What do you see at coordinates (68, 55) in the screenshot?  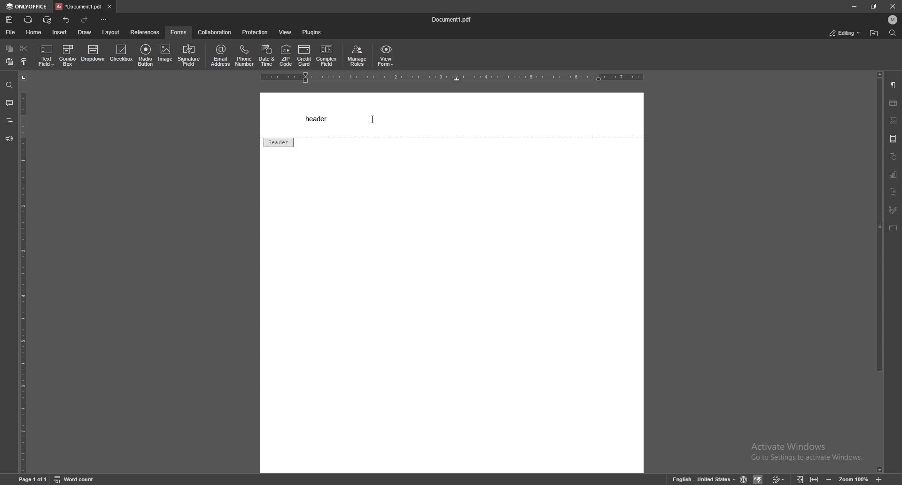 I see `combo box` at bounding box center [68, 55].